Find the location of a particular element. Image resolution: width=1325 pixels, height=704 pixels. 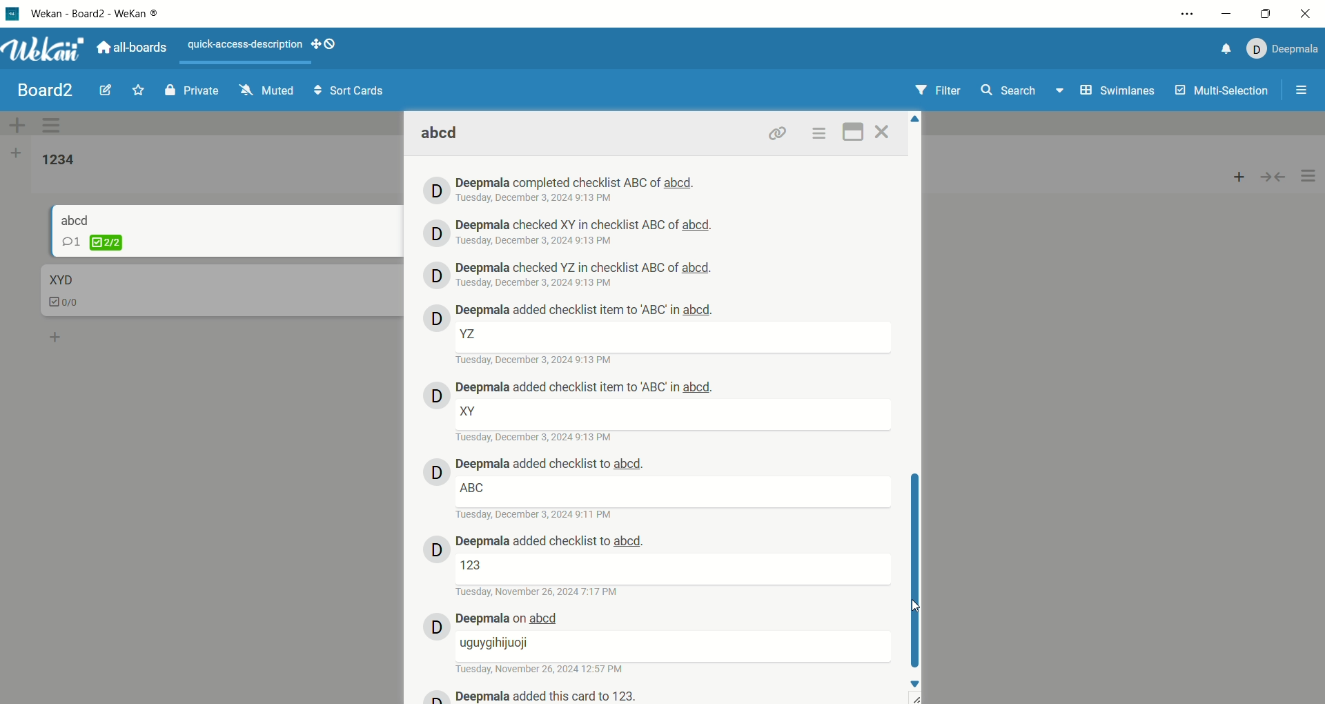

add is located at coordinates (57, 335).